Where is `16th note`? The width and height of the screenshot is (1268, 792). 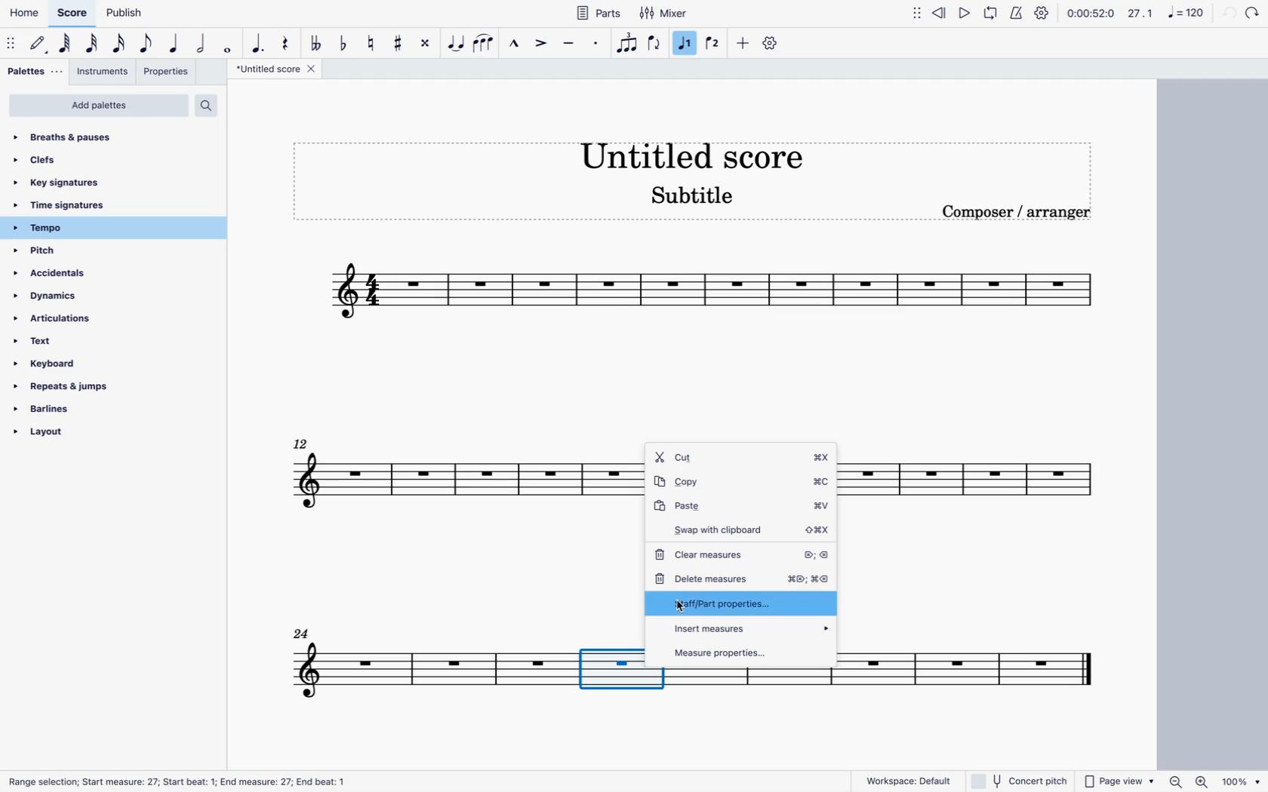
16th note is located at coordinates (120, 44).